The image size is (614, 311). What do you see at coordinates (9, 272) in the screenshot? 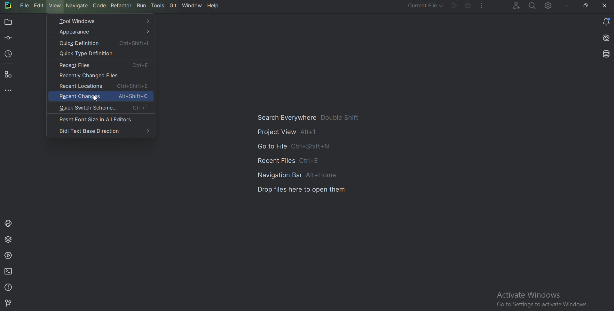
I see `Terminal` at bounding box center [9, 272].